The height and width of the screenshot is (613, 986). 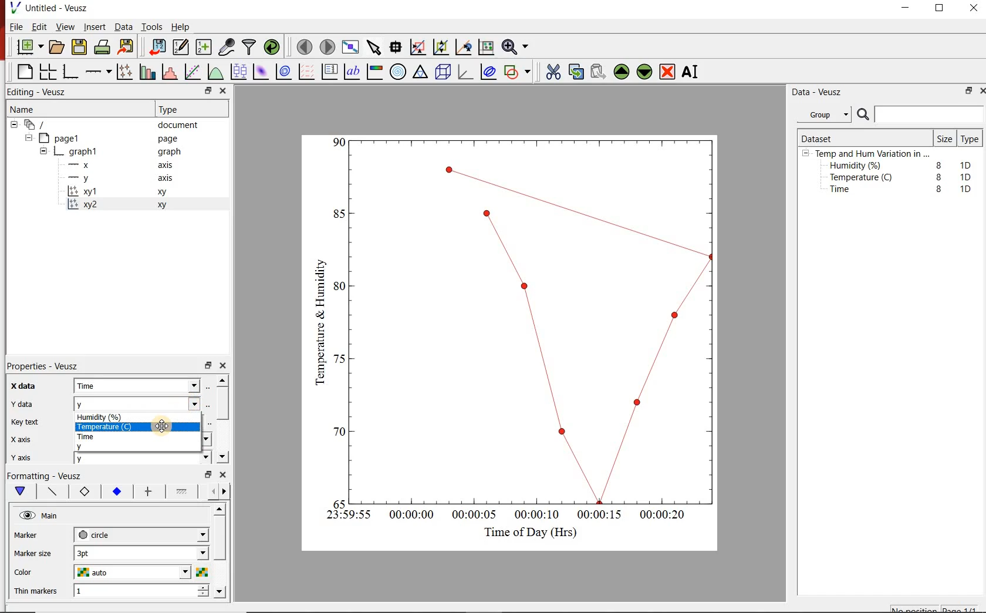 What do you see at coordinates (181, 48) in the screenshot?
I see `Edit and enter new datasets` at bounding box center [181, 48].